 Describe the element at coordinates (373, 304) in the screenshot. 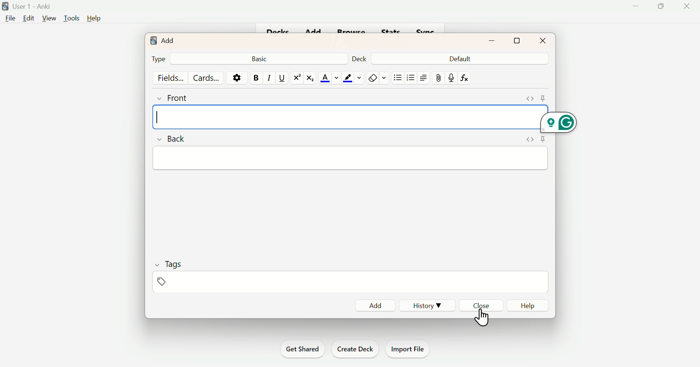

I see `Add` at that location.